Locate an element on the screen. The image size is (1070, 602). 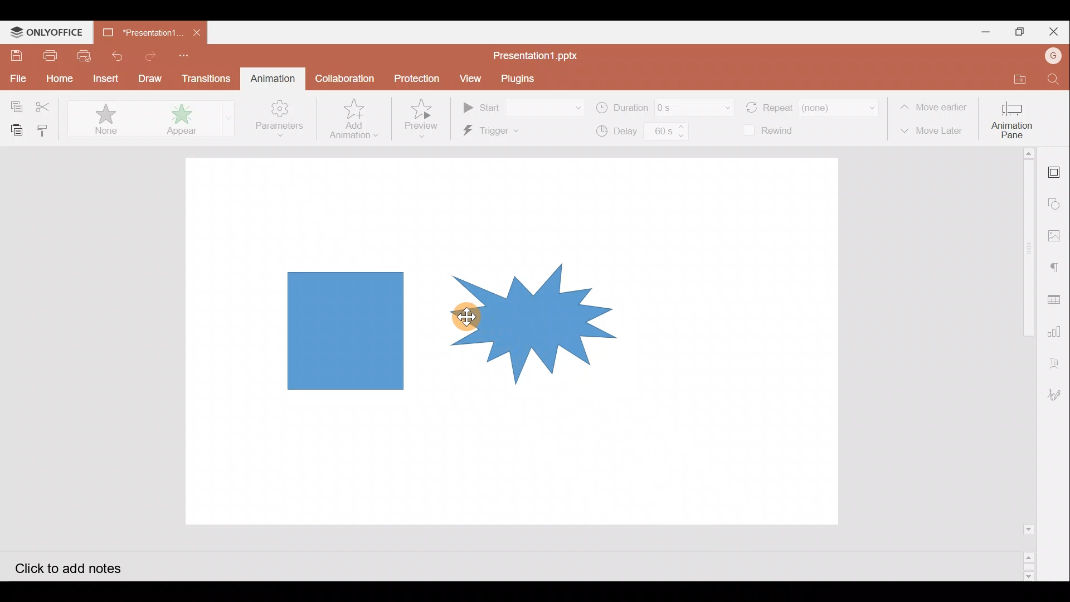
Table settings is located at coordinates (1057, 299).